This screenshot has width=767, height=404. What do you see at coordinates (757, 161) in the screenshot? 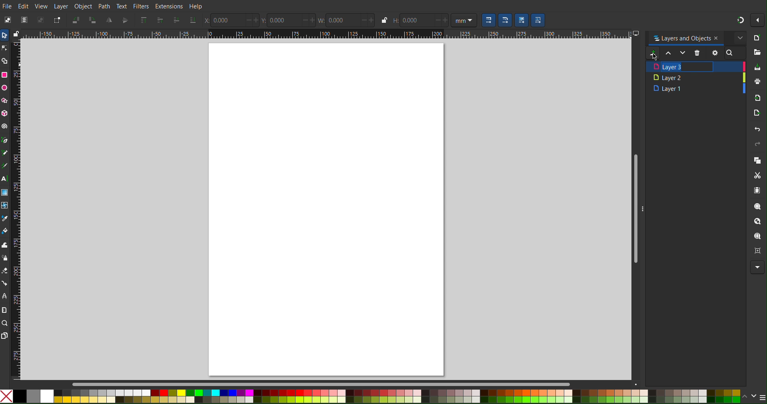
I see `Copy` at bounding box center [757, 161].